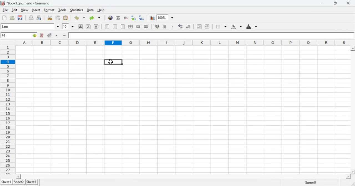  I want to click on Help, so click(101, 10).